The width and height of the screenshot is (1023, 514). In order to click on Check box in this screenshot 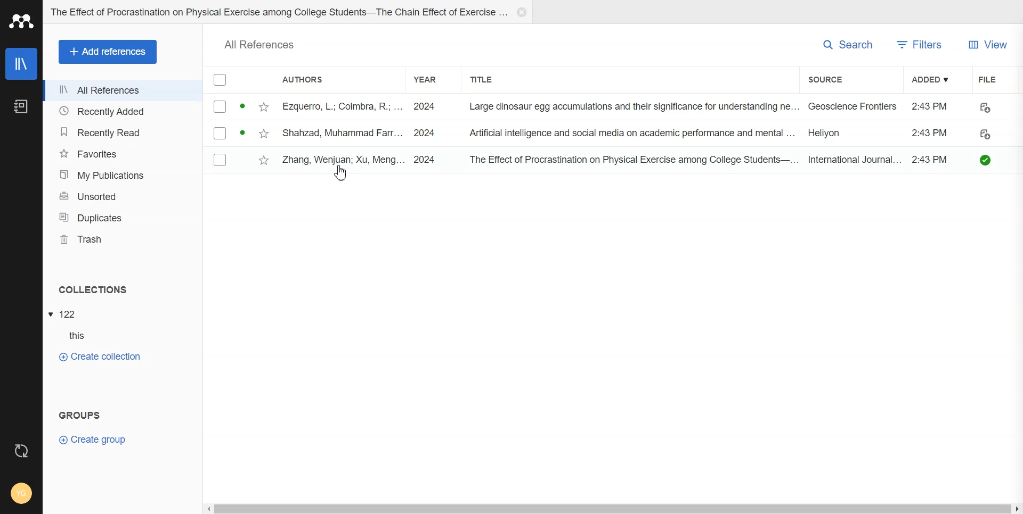, I will do `click(218, 107)`.